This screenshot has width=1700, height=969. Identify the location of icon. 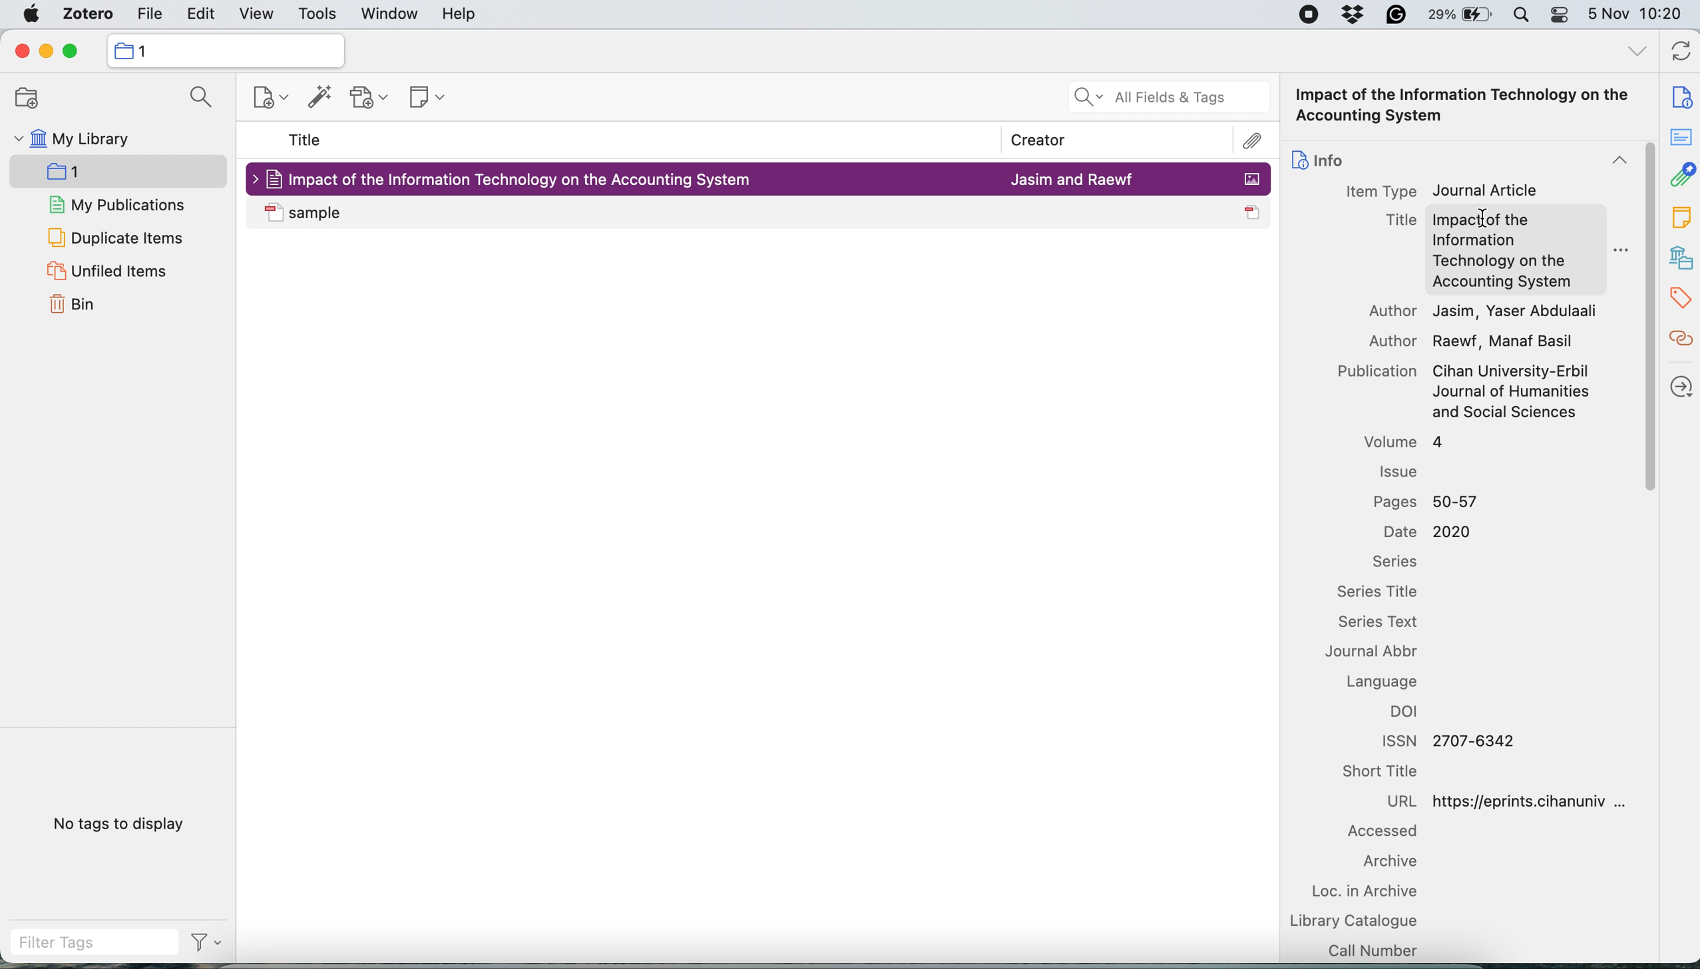
(274, 211).